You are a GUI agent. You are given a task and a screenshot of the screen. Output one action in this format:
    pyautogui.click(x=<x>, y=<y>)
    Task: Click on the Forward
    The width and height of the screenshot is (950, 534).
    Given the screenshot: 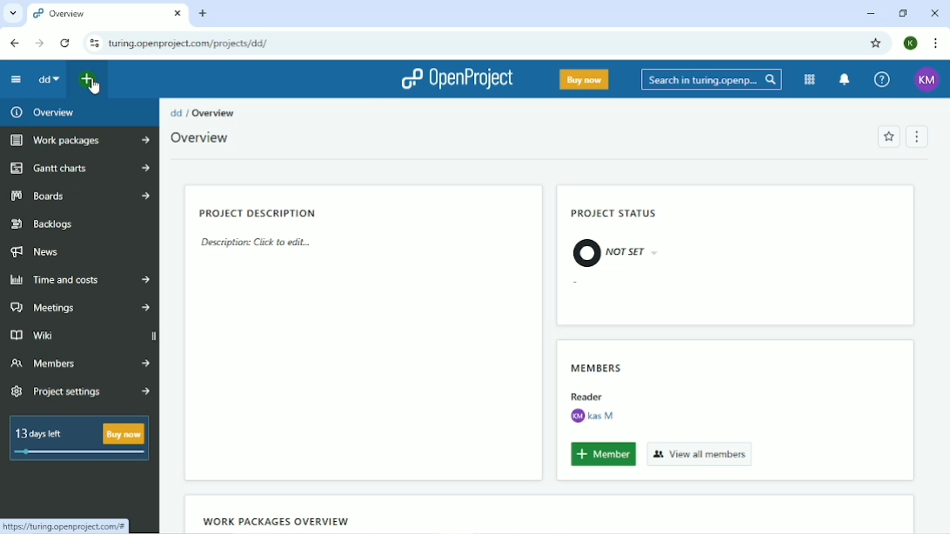 What is the action you would take?
    pyautogui.click(x=39, y=43)
    